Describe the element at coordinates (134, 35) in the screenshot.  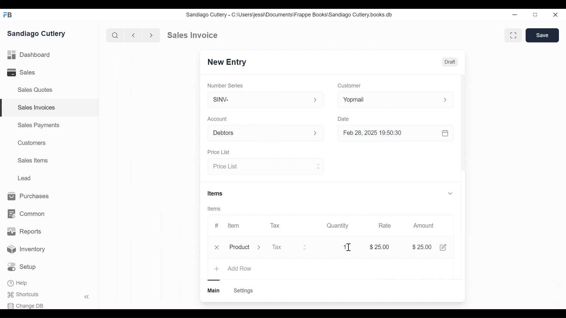
I see `backward` at that location.